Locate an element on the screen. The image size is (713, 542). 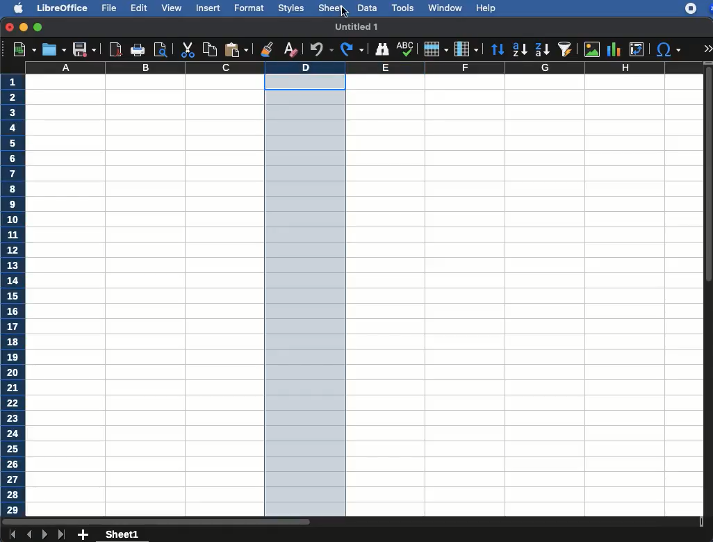
column is located at coordinates (468, 49).